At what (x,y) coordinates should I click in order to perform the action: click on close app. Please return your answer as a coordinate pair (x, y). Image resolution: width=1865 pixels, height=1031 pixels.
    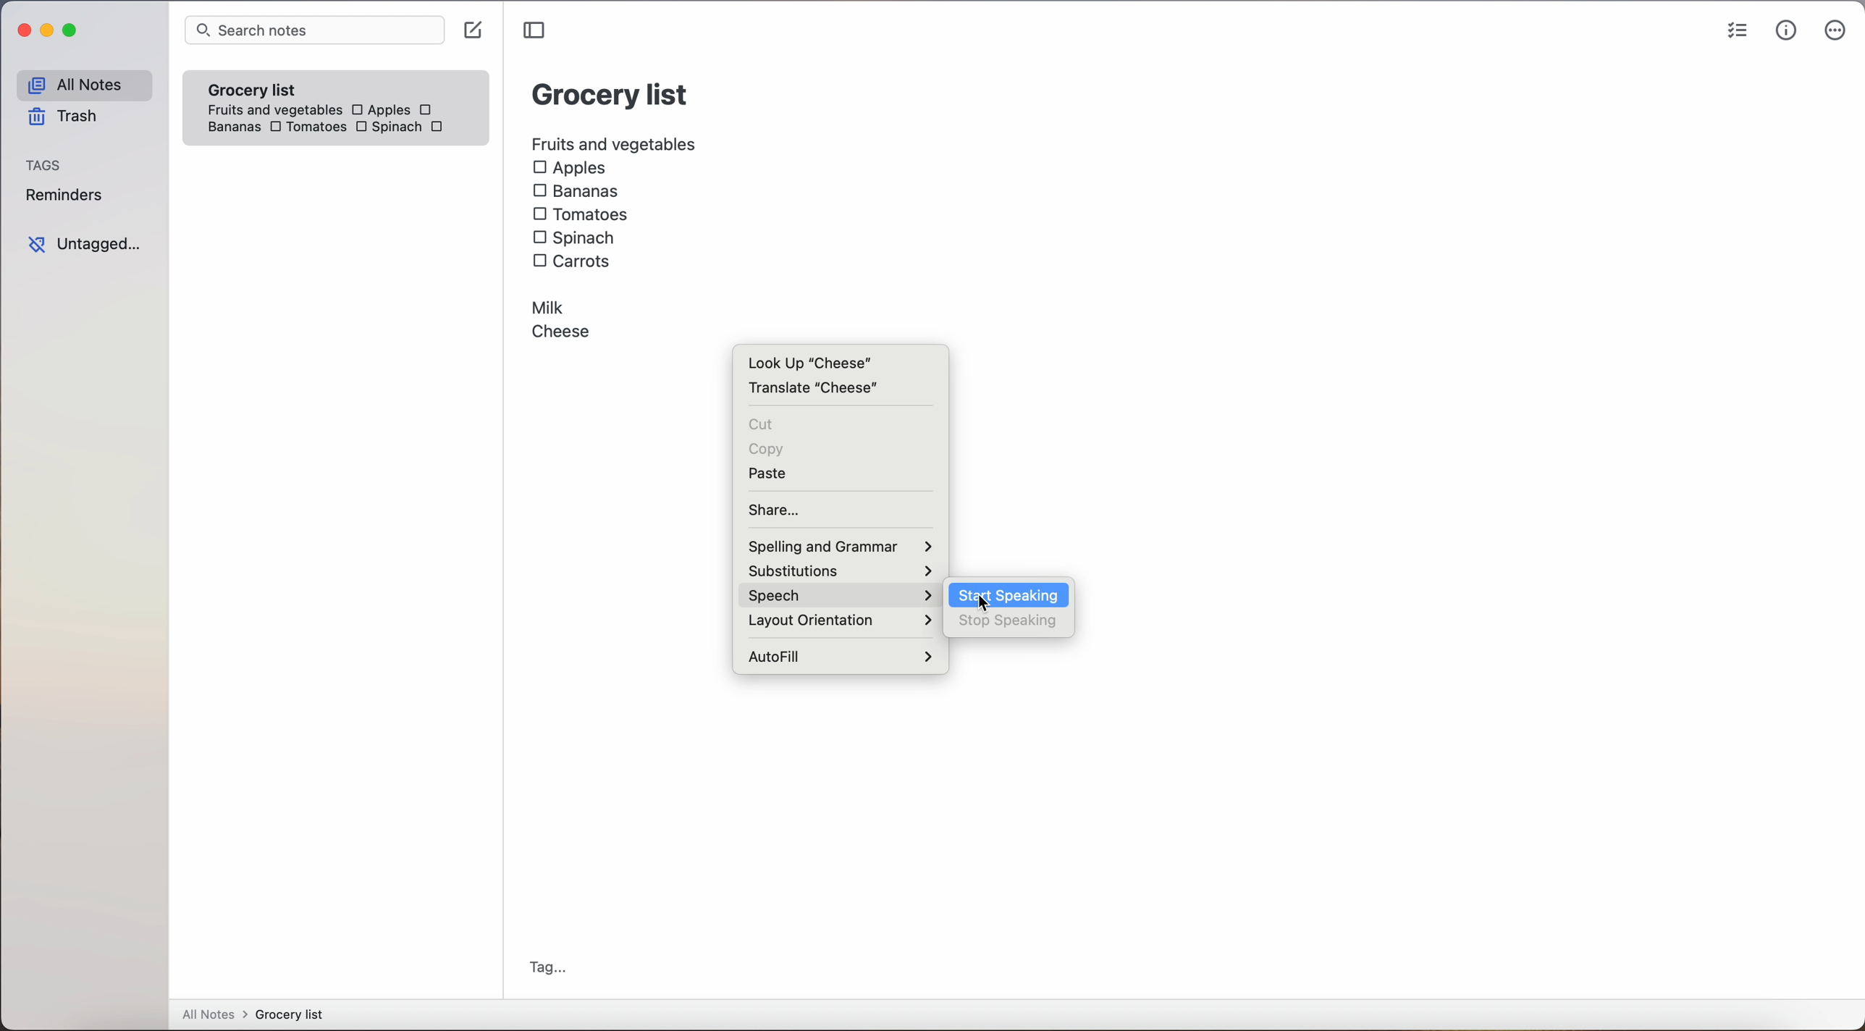
    Looking at the image, I should click on (19, 28).